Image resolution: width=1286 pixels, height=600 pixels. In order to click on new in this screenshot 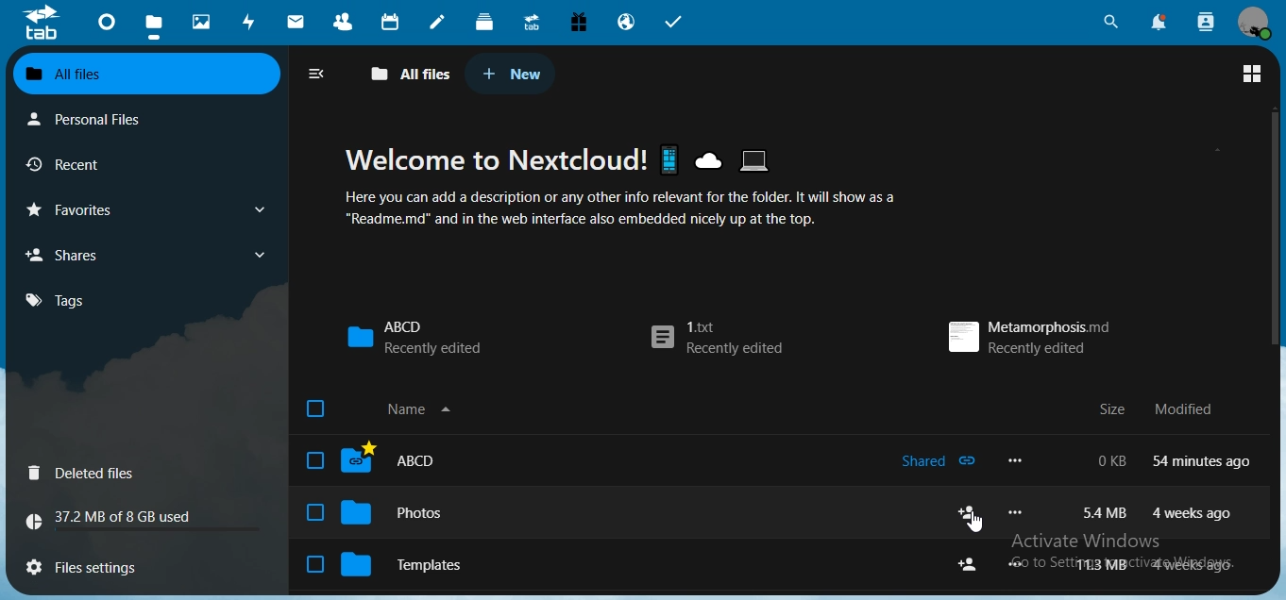, I will do `click(512, 74)`.